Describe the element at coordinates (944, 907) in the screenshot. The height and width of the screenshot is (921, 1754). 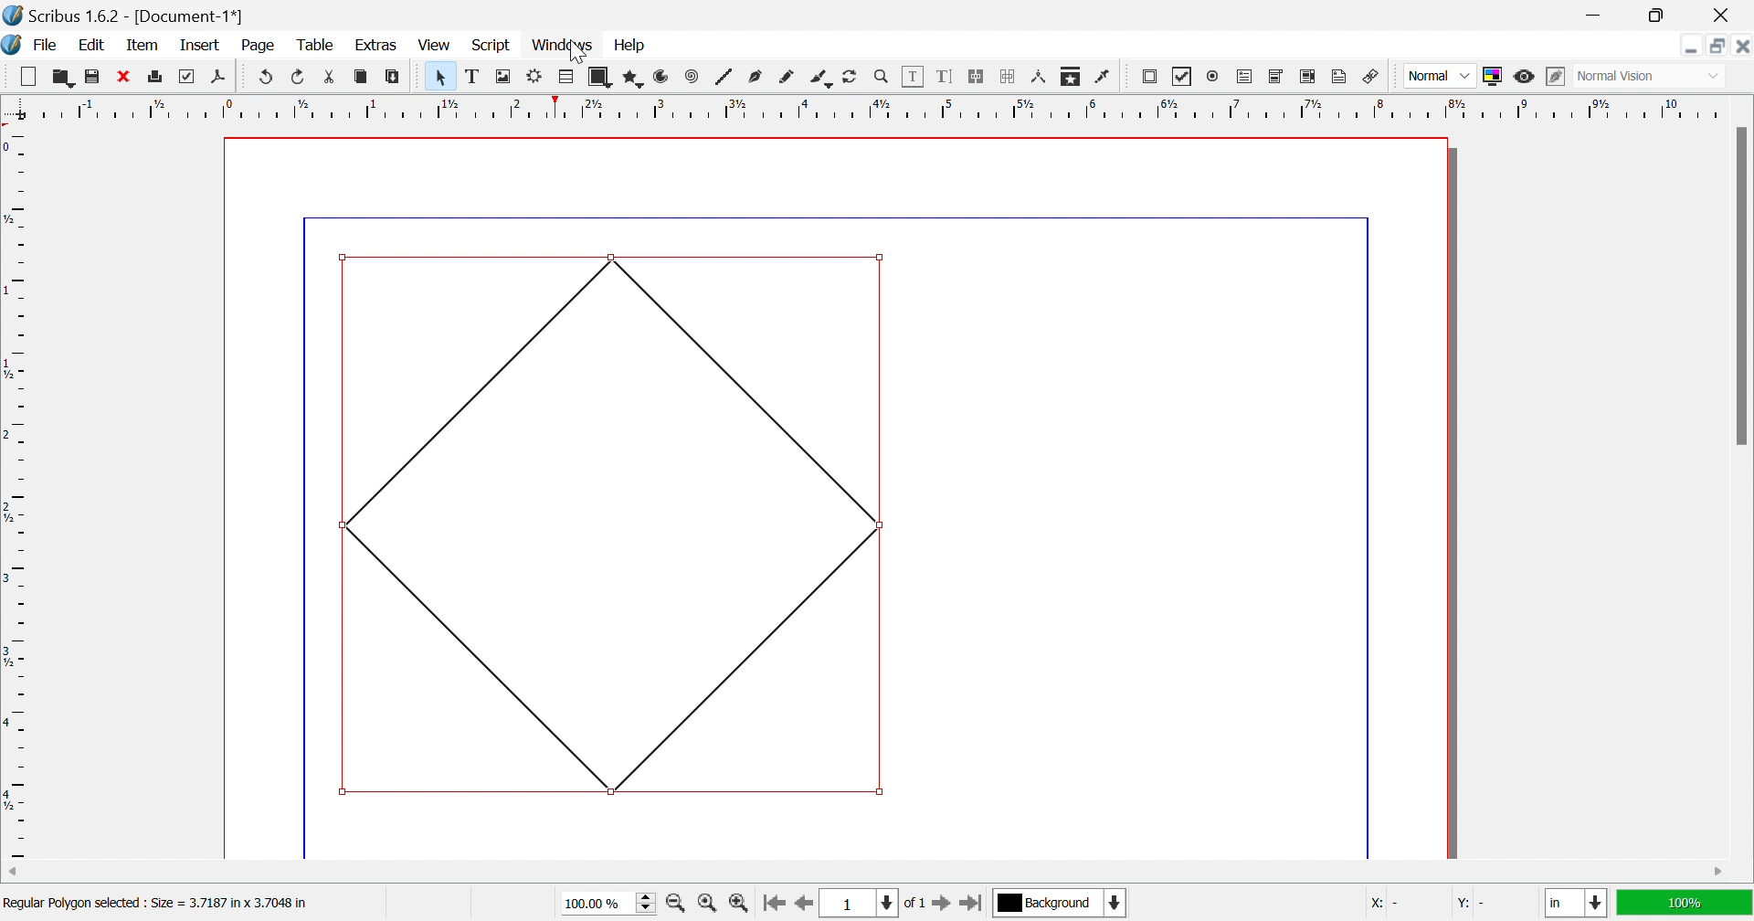
I see `Go to the next page` at that location.